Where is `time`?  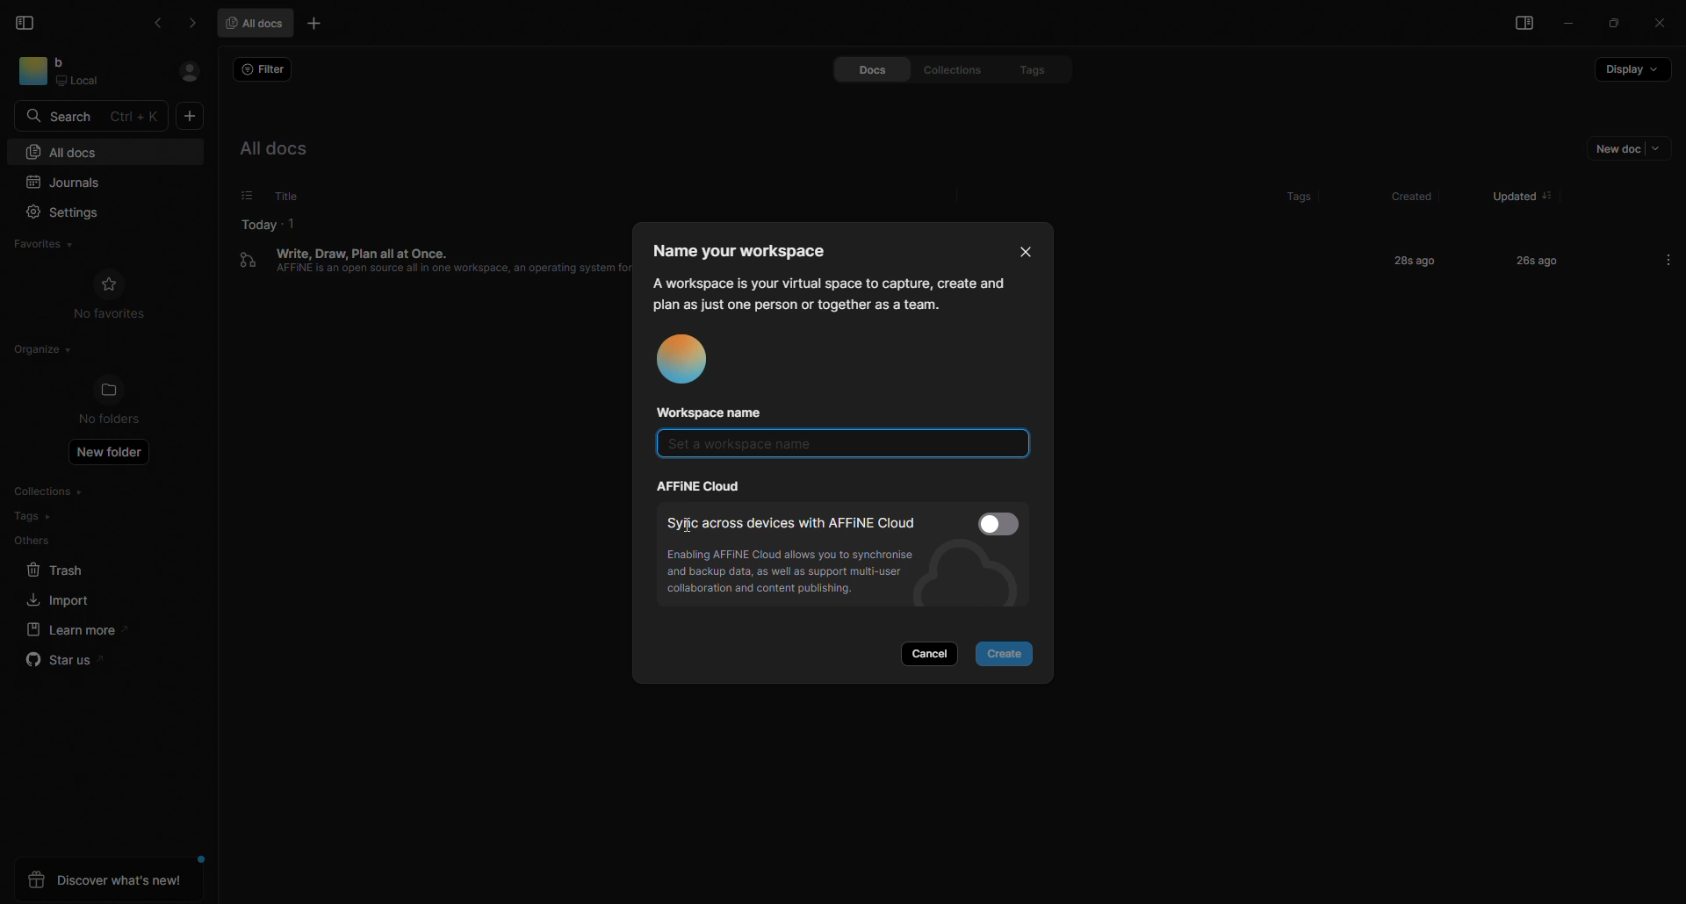 time is located at coordinates (1410, 260).